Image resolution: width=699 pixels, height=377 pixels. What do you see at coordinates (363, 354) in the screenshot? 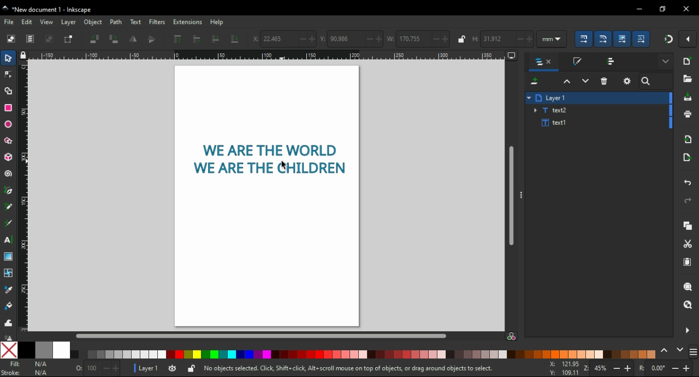
I see `color options` at bounding box center [363, 354].